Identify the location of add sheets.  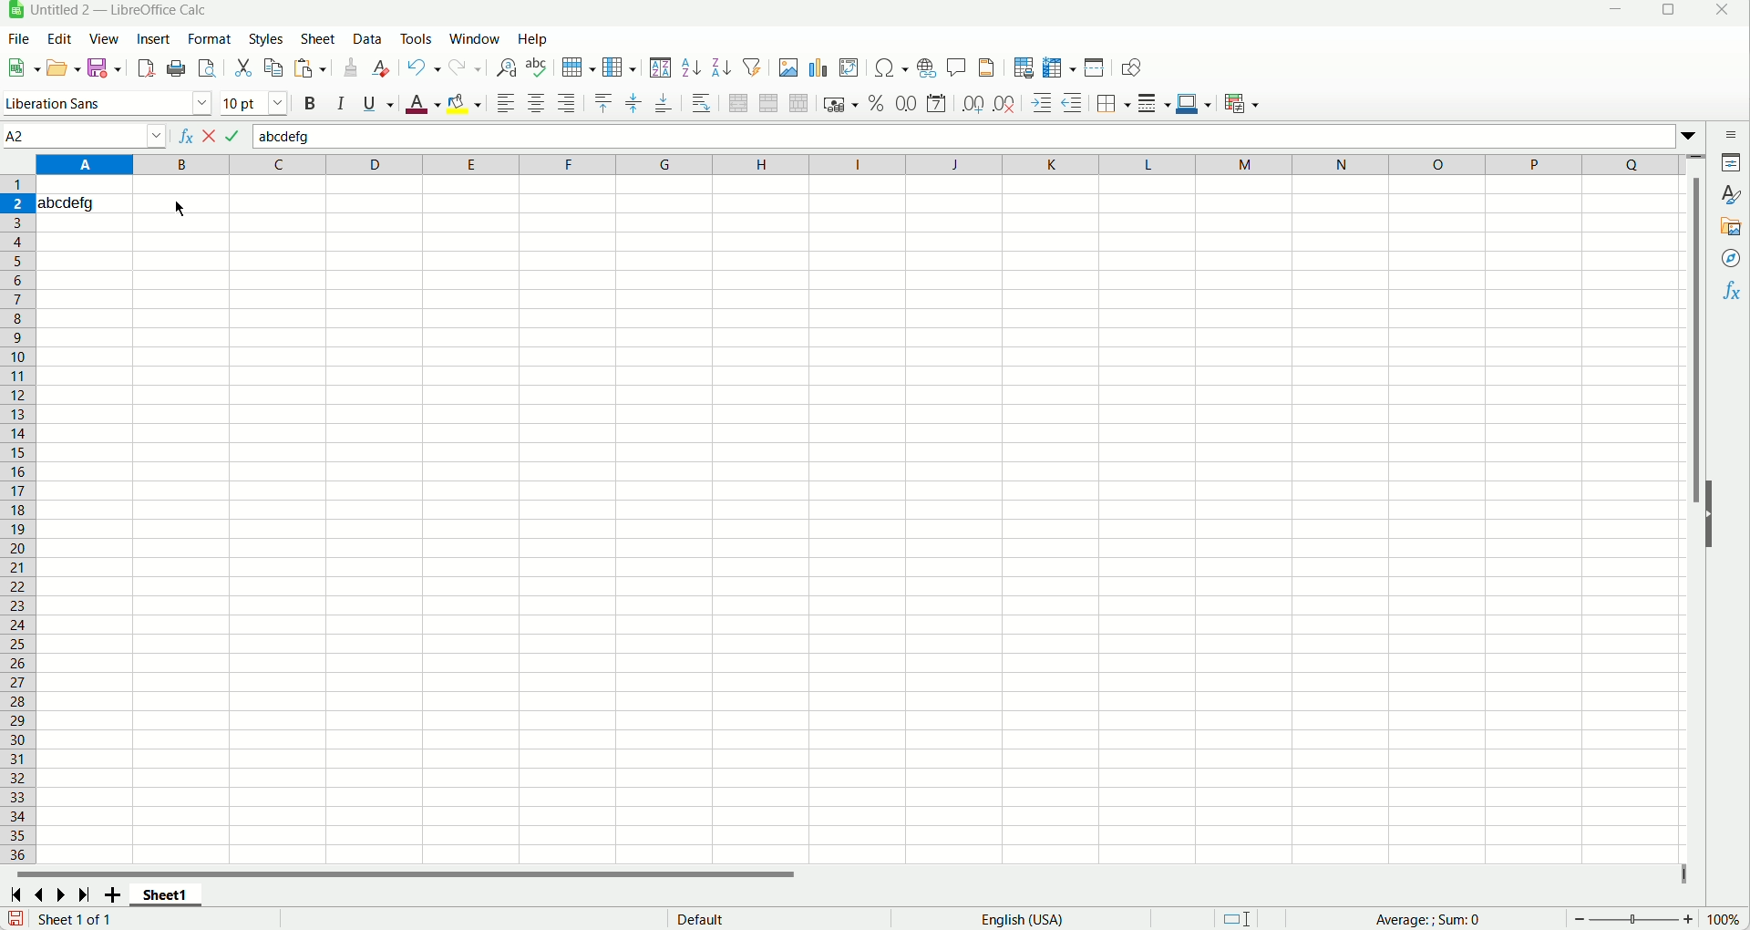
(110, 893).